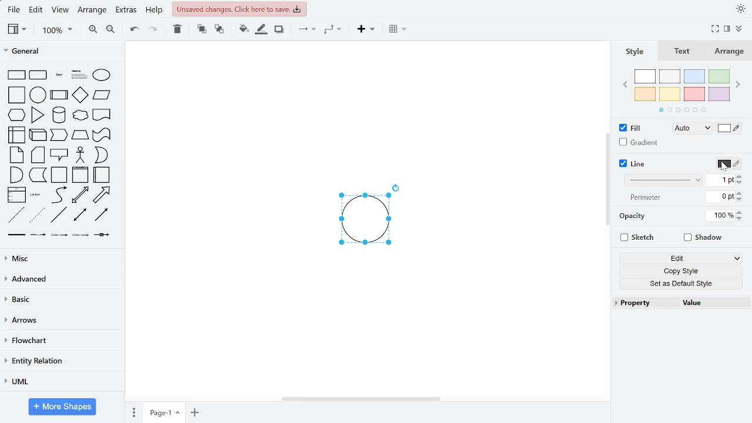 Image resolution: width=752 pixels, height=423 pixels. Describe the element at coordinates (664, 179) in the screenshot. I see `line style` at that location.